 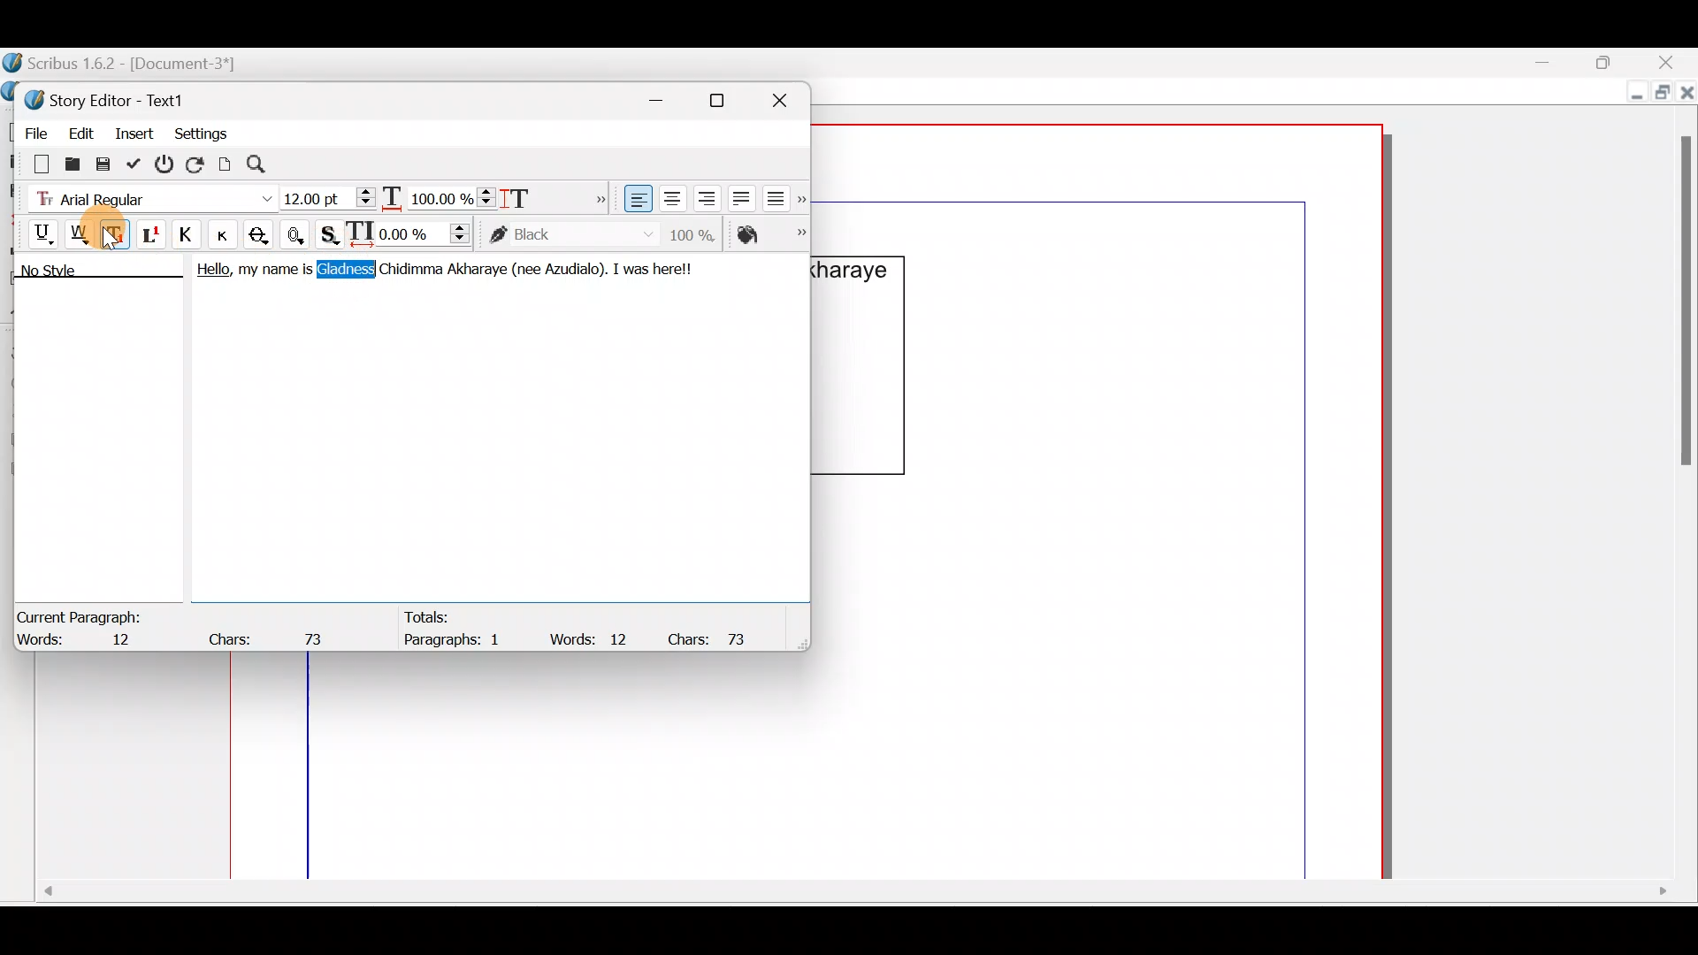 What do you see at coordinates (34, 232) in the screenshot?
I see `Underline` at bounding box center [34, 232].